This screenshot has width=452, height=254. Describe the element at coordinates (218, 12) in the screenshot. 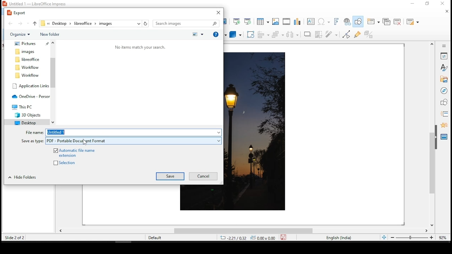

I see `close window` at that location.